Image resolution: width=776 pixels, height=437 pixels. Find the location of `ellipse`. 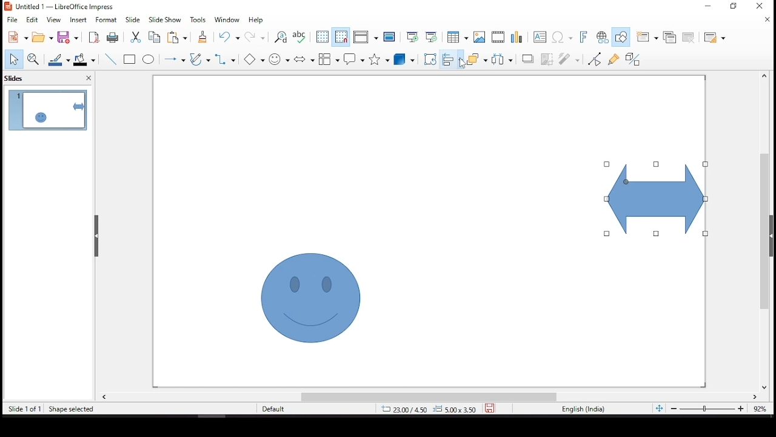

ellipse is located at coordinates (149, 59).